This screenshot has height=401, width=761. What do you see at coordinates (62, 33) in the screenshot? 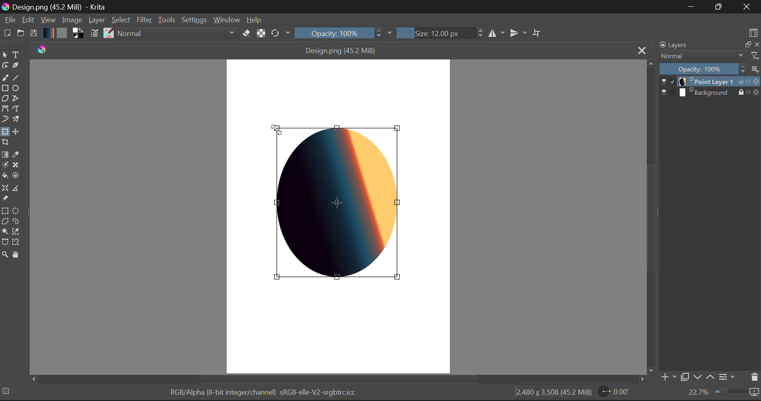
I see `Pattern` at bounding box center [62, 33].